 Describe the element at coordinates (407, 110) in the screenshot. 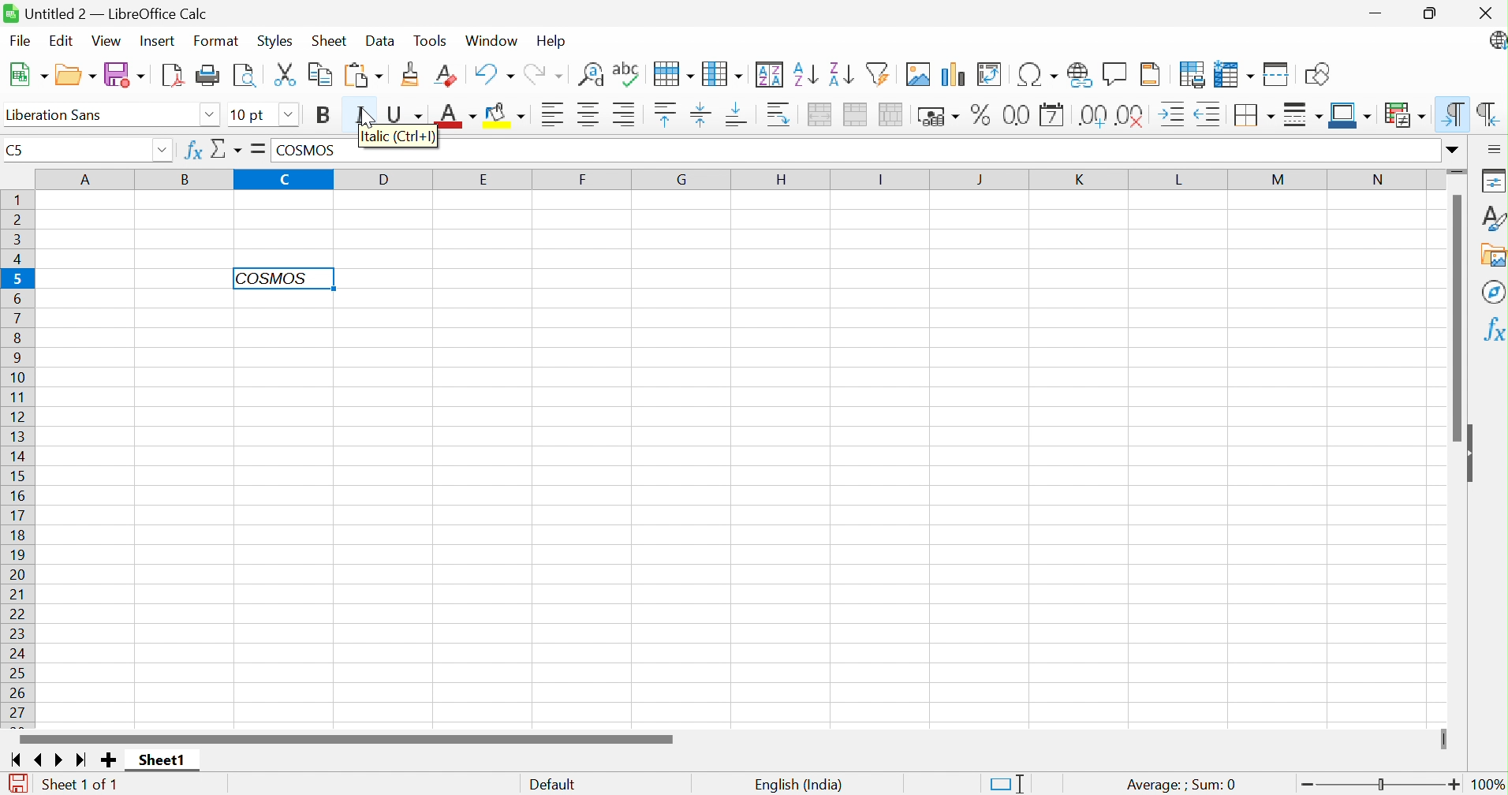

I see `Underline` at that location.